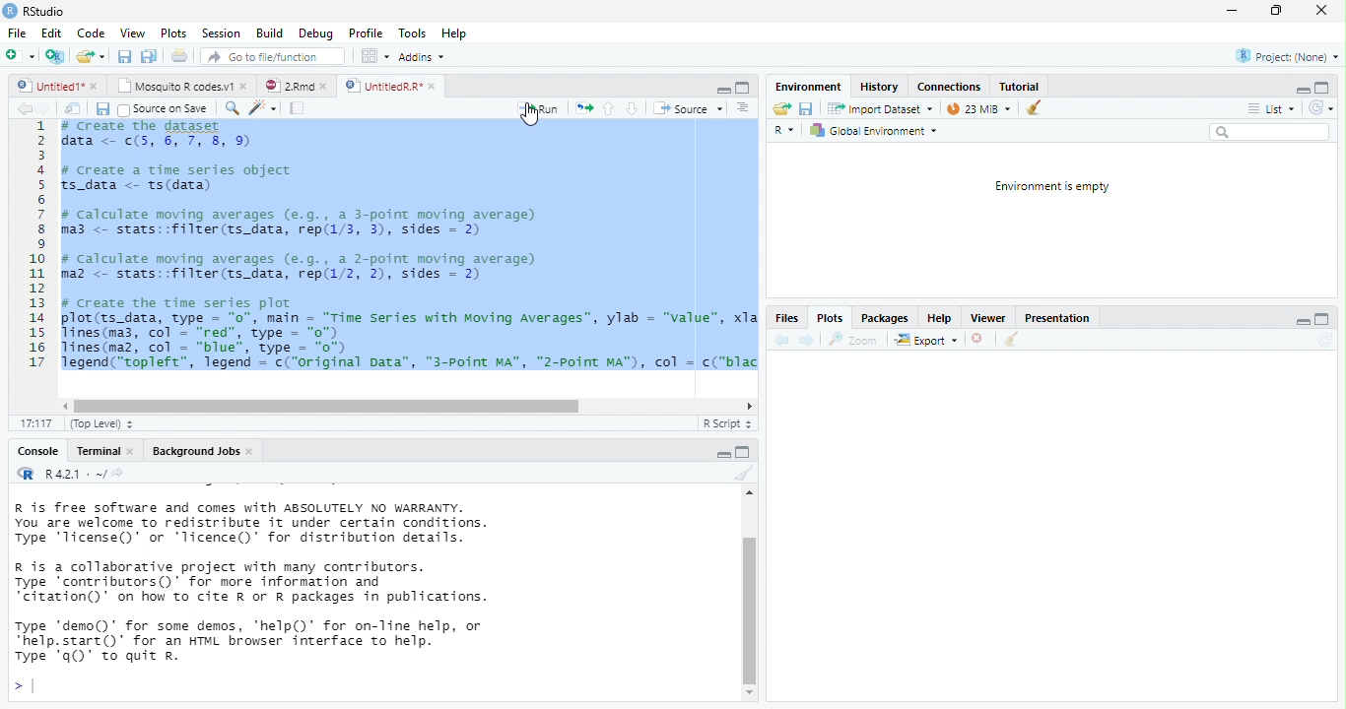 This screenshot has height=709, width=1346. Describe the element at coordinates (287, 86) in the screenshot. I see `2Rmd` at that location.